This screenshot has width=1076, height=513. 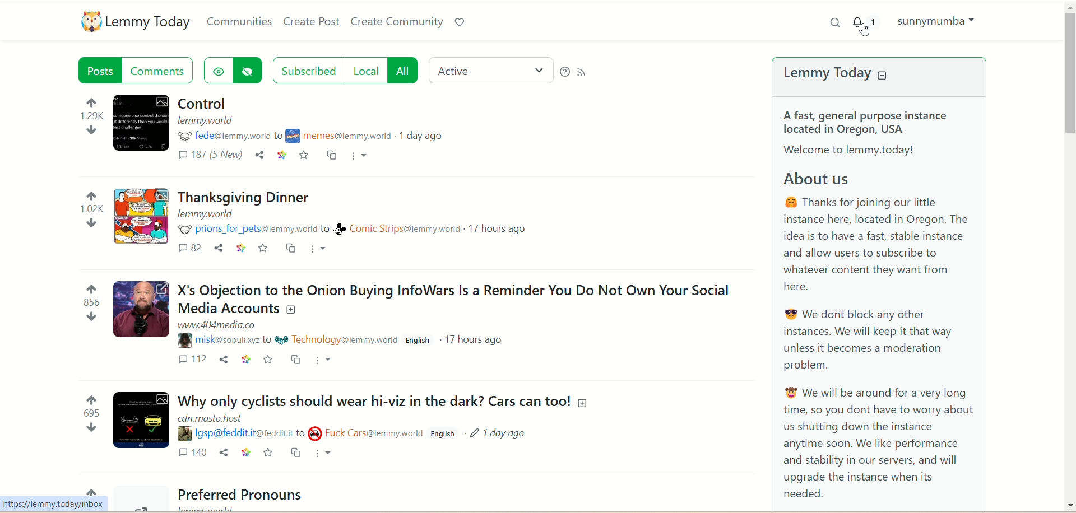 What do you see at coordinates (163, 71) in the screenshot?
I see `comments` at bounding box center [163, 71].